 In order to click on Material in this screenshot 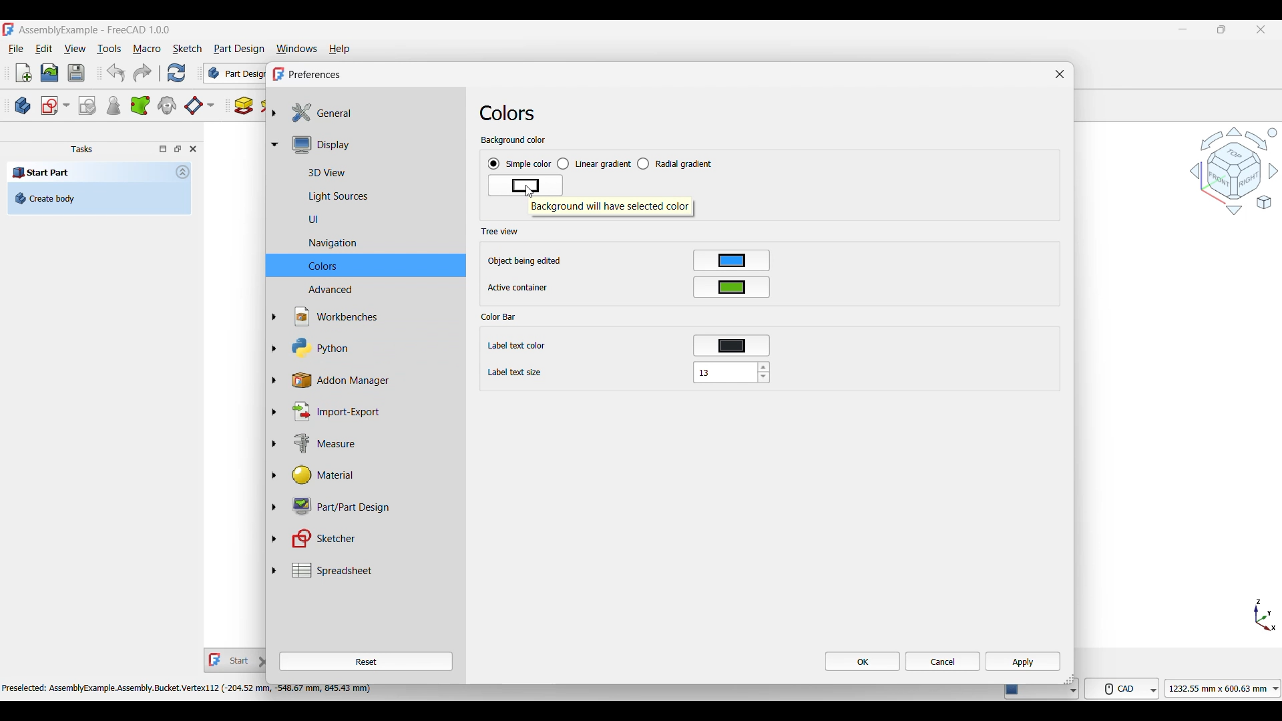, I will do `click(373, 475)`.